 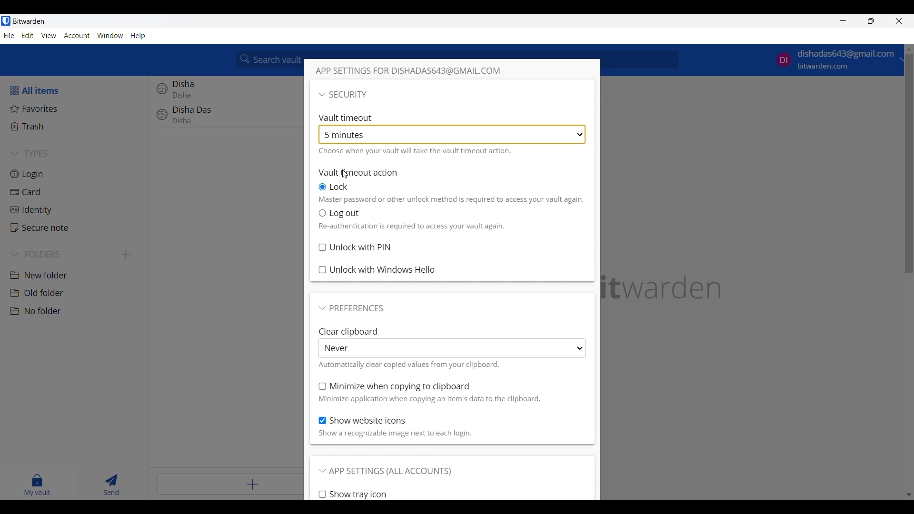 I want to click on Toggle for Unlock with Windows Hello, so click(x=378, y=270).